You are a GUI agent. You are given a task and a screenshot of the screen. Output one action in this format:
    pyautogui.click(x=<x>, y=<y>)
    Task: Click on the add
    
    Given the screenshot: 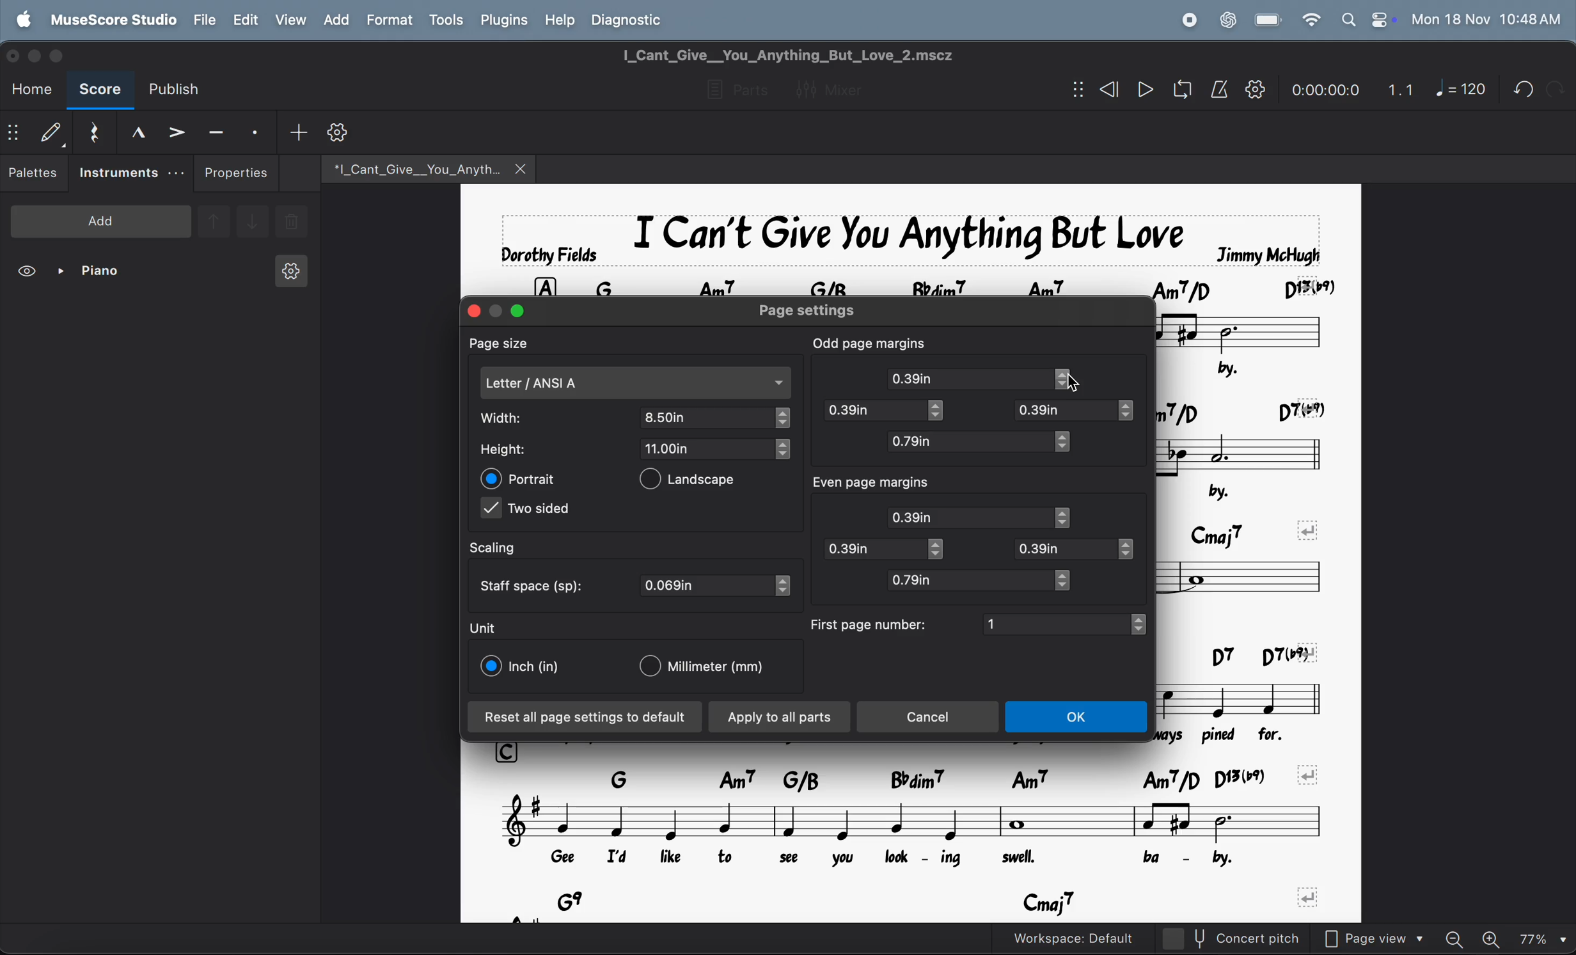 What is the action you would take?
    pyautogui.click(x=298, y=131)
    